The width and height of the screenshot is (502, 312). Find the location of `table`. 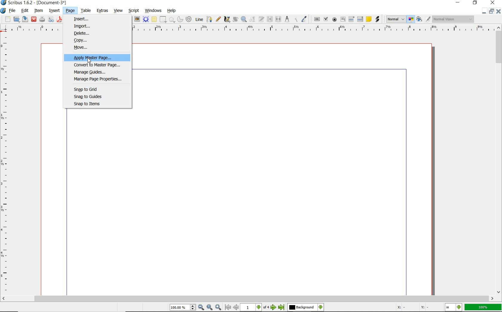

table is located at coordinates (154, 19).